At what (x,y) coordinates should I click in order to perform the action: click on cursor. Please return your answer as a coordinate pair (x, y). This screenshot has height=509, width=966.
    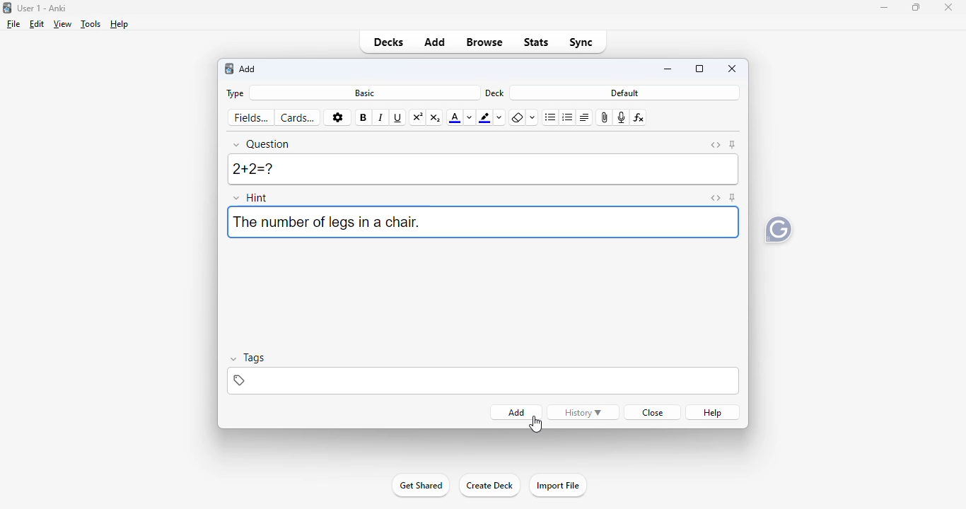
    Looking at the image, I should click on (537, 425).